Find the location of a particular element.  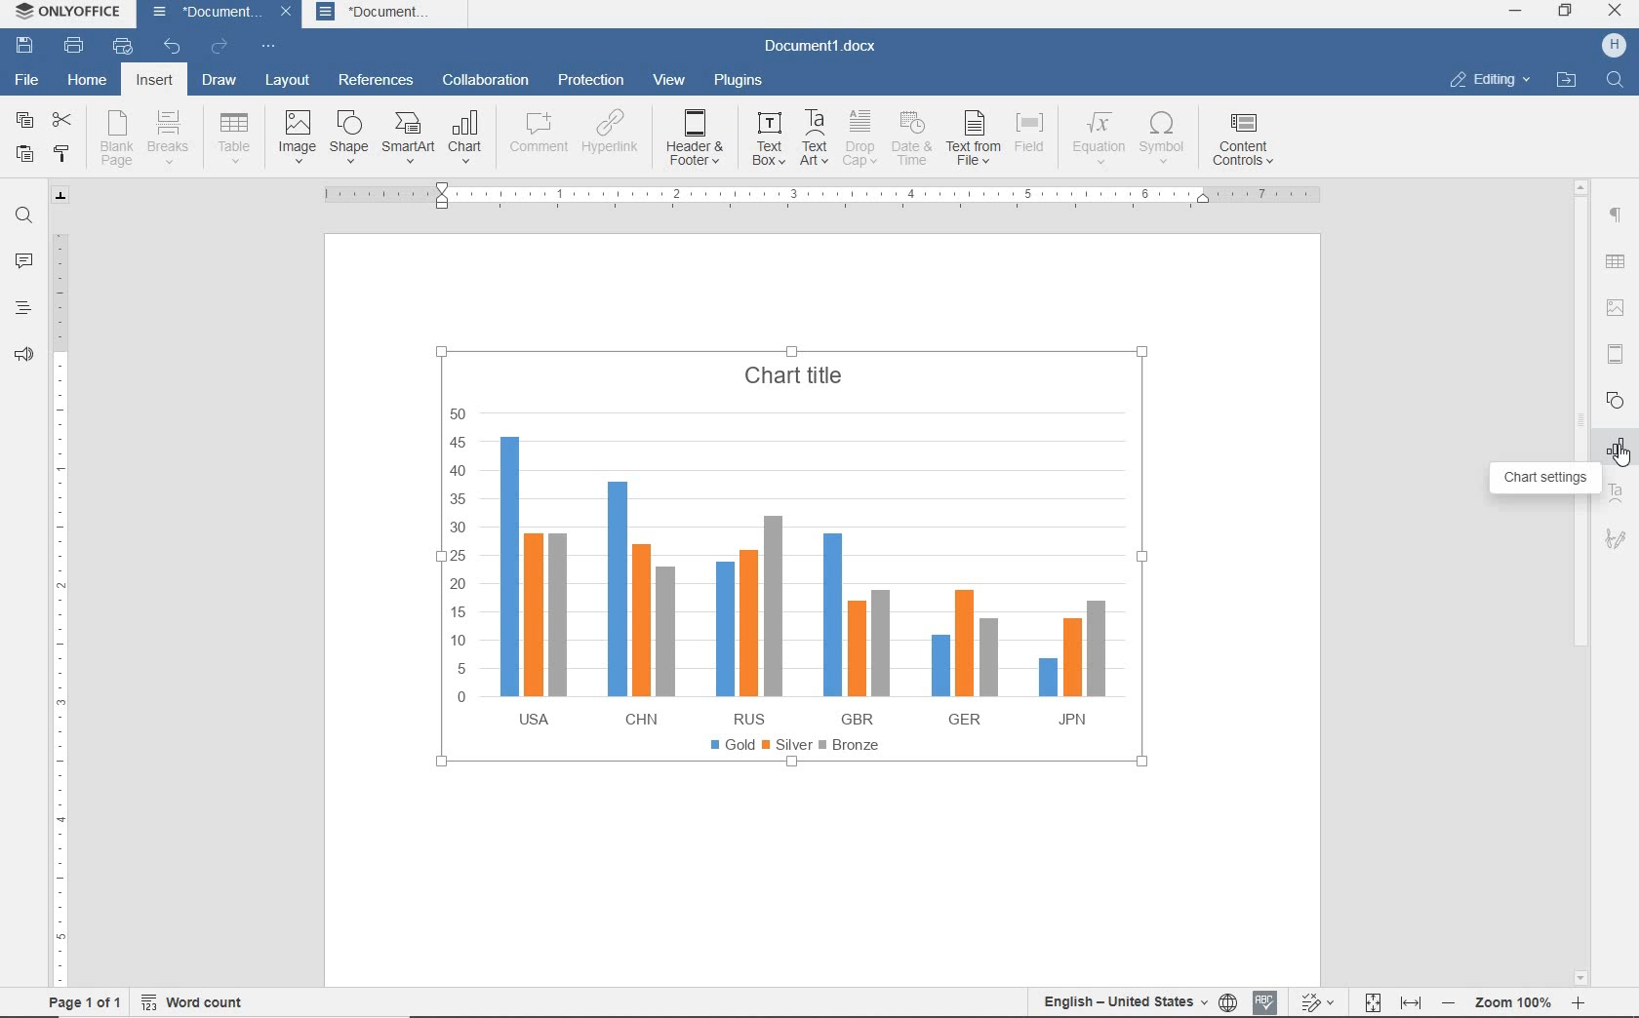

draw is located at coordinates (220, 83).